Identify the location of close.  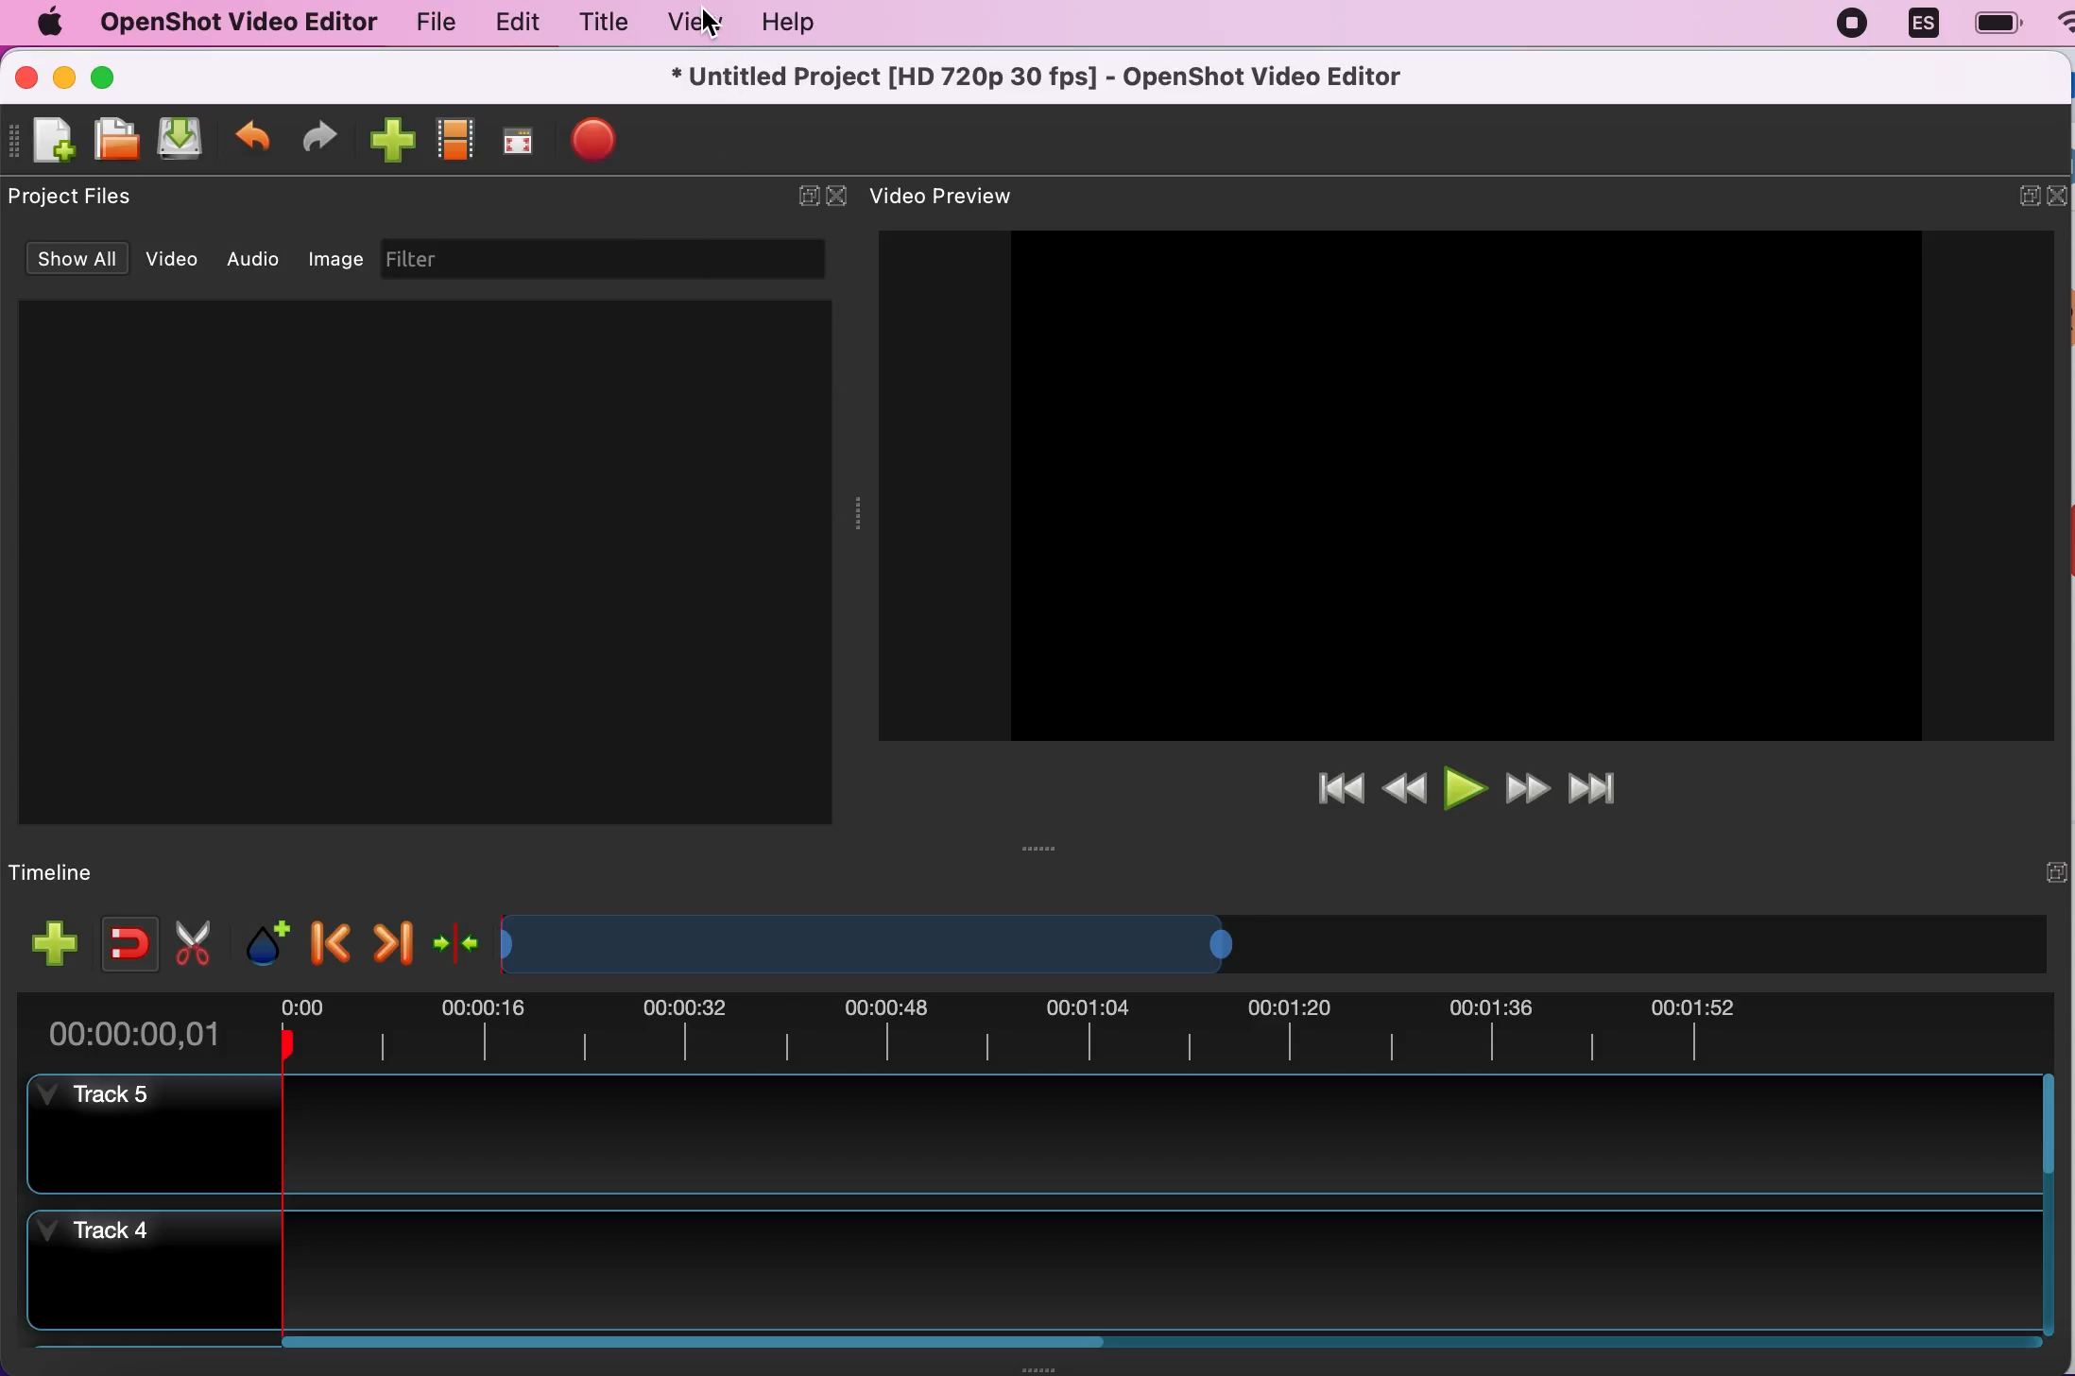
(2062, 195).